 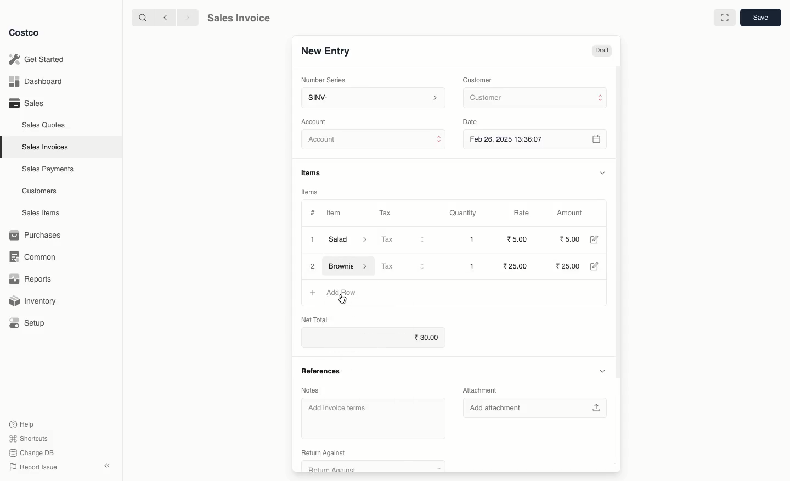 I want to click on Account, so click(x=374, y=141).